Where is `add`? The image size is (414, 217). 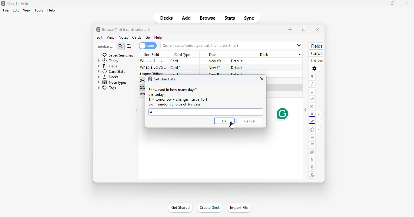 add is located at coordinates (186, 18).